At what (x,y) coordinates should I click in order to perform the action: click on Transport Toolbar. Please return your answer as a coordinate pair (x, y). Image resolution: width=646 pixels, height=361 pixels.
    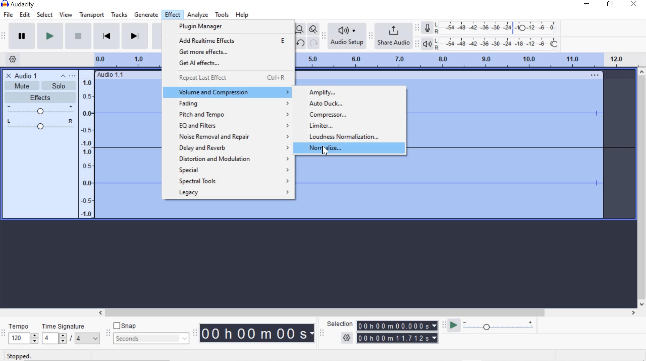
    Looking at the image, I should click on (4, 36).